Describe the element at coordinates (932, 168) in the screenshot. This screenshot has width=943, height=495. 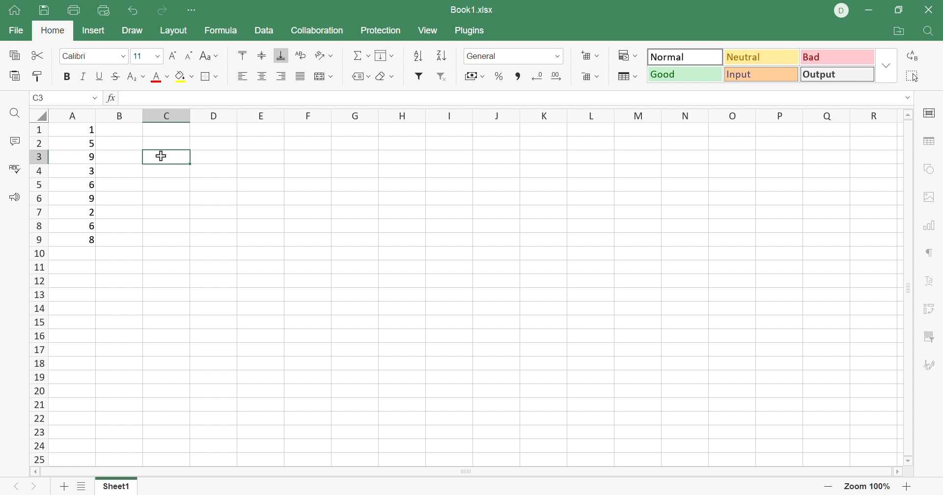
I see `shape settings` at that location.